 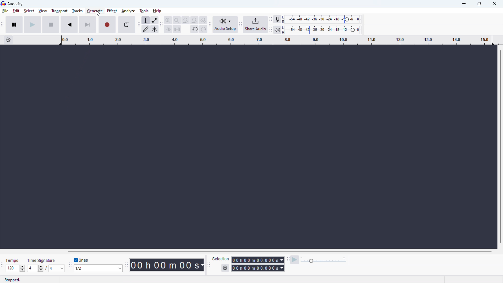 What do you see at coordinates (15, 280) in the screenshot?
I see `stopped` at bounding box center [15, 280].